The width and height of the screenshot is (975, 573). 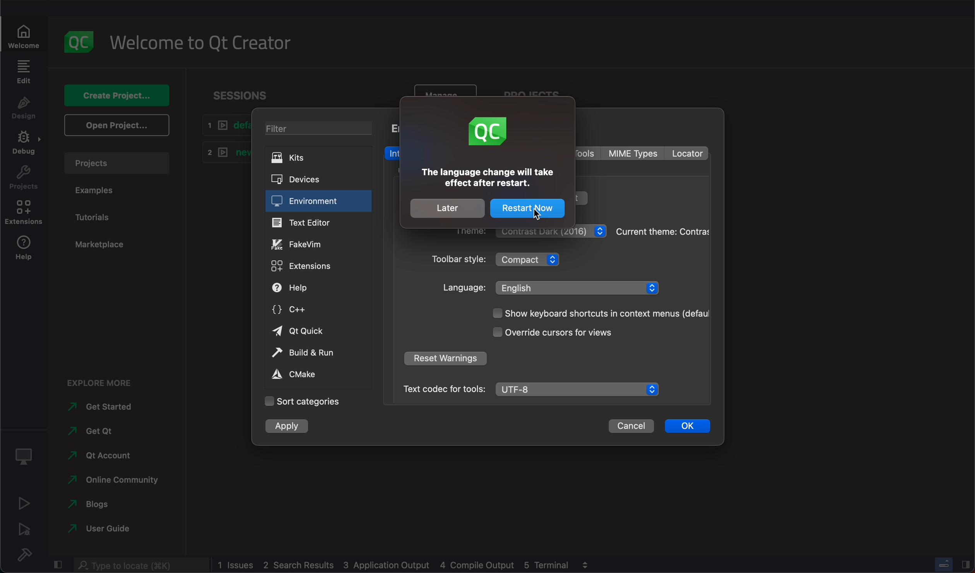 What do you see at coordinates (315, 158) in the screenshot?
I see `kits` at bounding box center [315, 158].